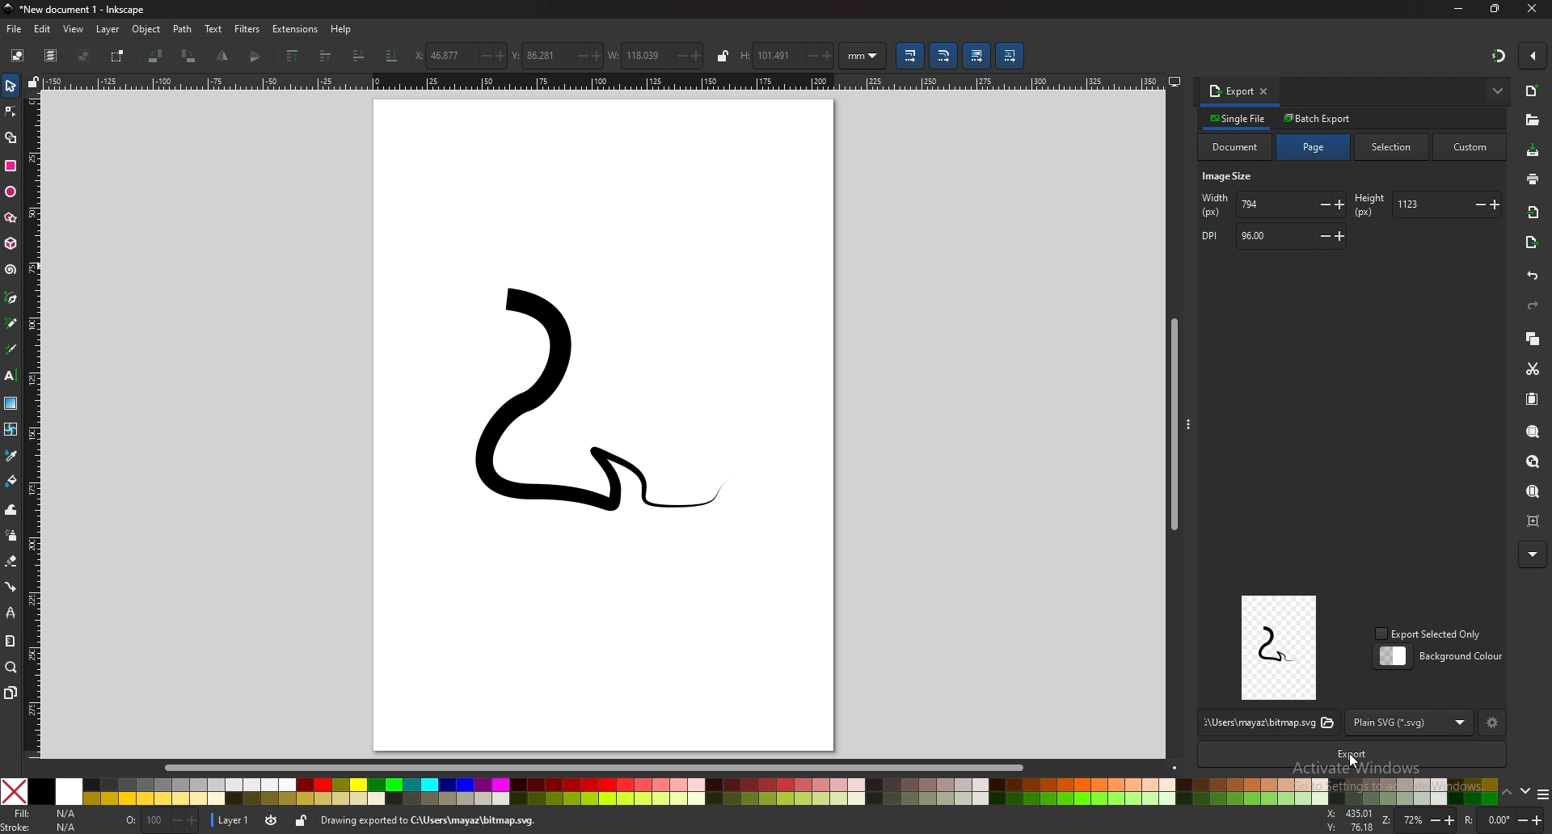 The image size is (1552, 834). I want to click on shape builder, so click(11, 137).